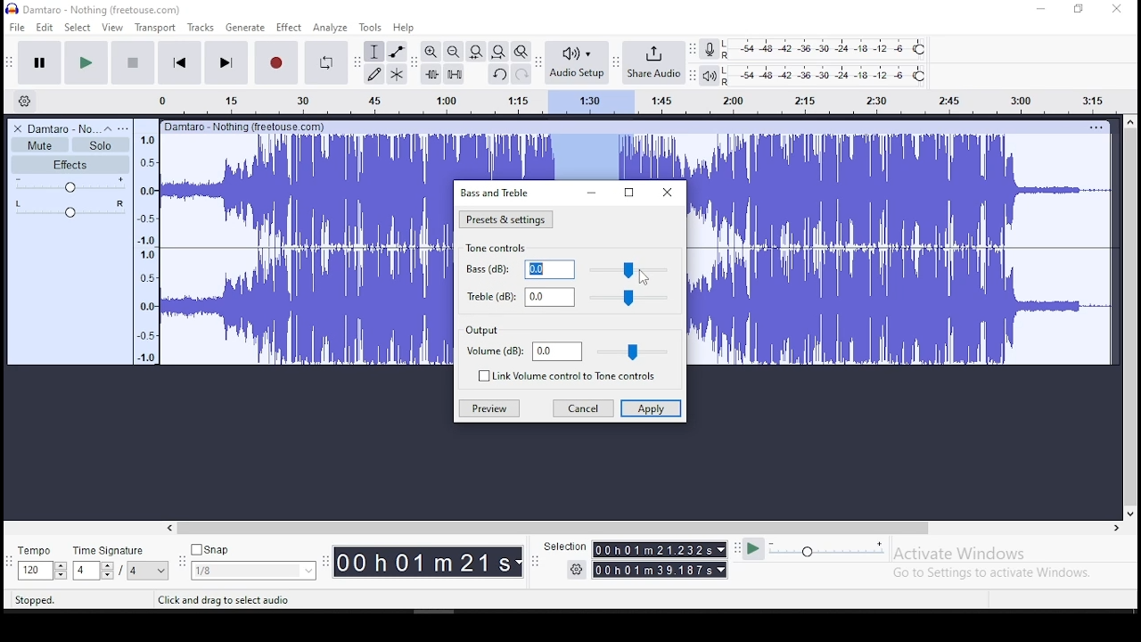 The height and width of the screenshot is (642, 1141). Describe the element at coordinates (735, 548) in the screenshot. I see `` at that location.